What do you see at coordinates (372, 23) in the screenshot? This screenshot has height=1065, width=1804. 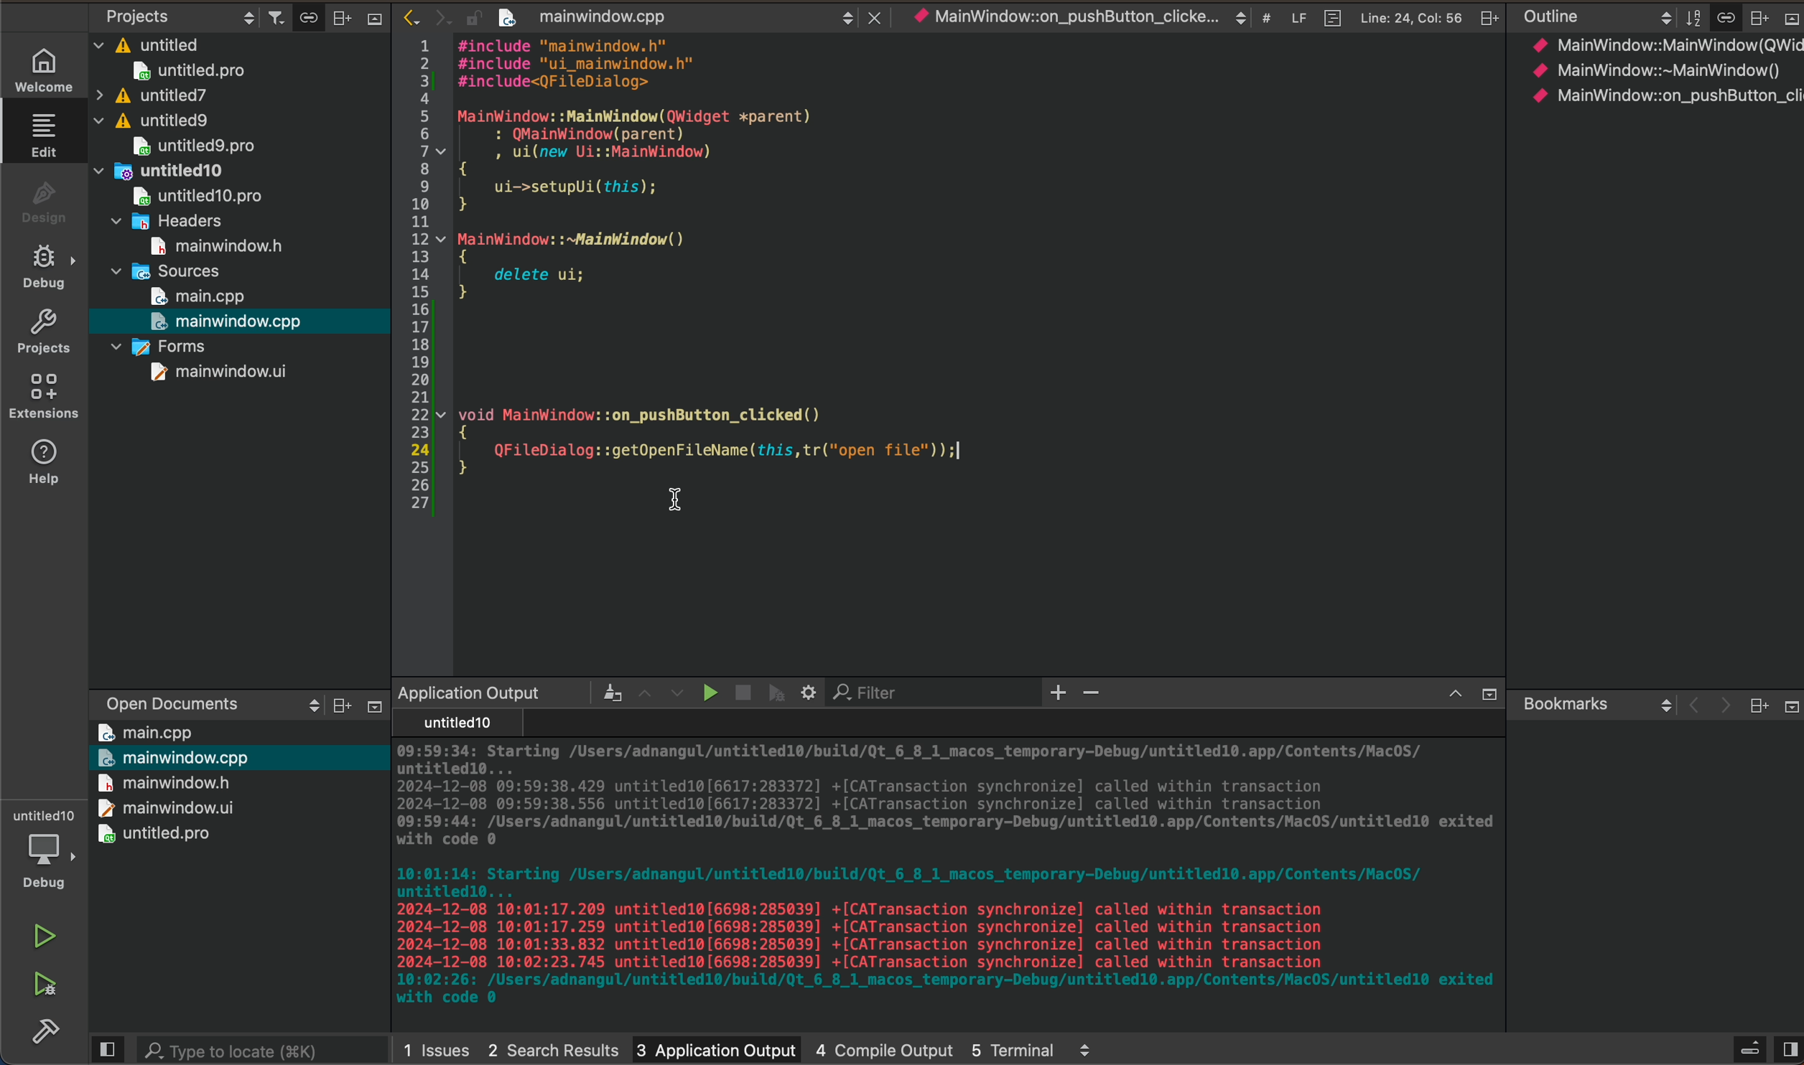 I see `` at bounding box center [372, 23].